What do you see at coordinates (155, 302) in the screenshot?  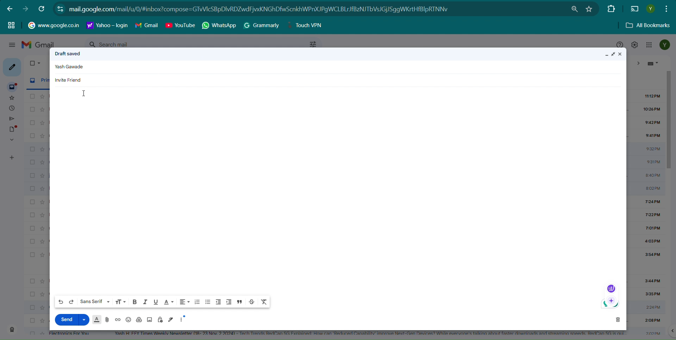 I see `Underline` at bounding box center [155, 302].